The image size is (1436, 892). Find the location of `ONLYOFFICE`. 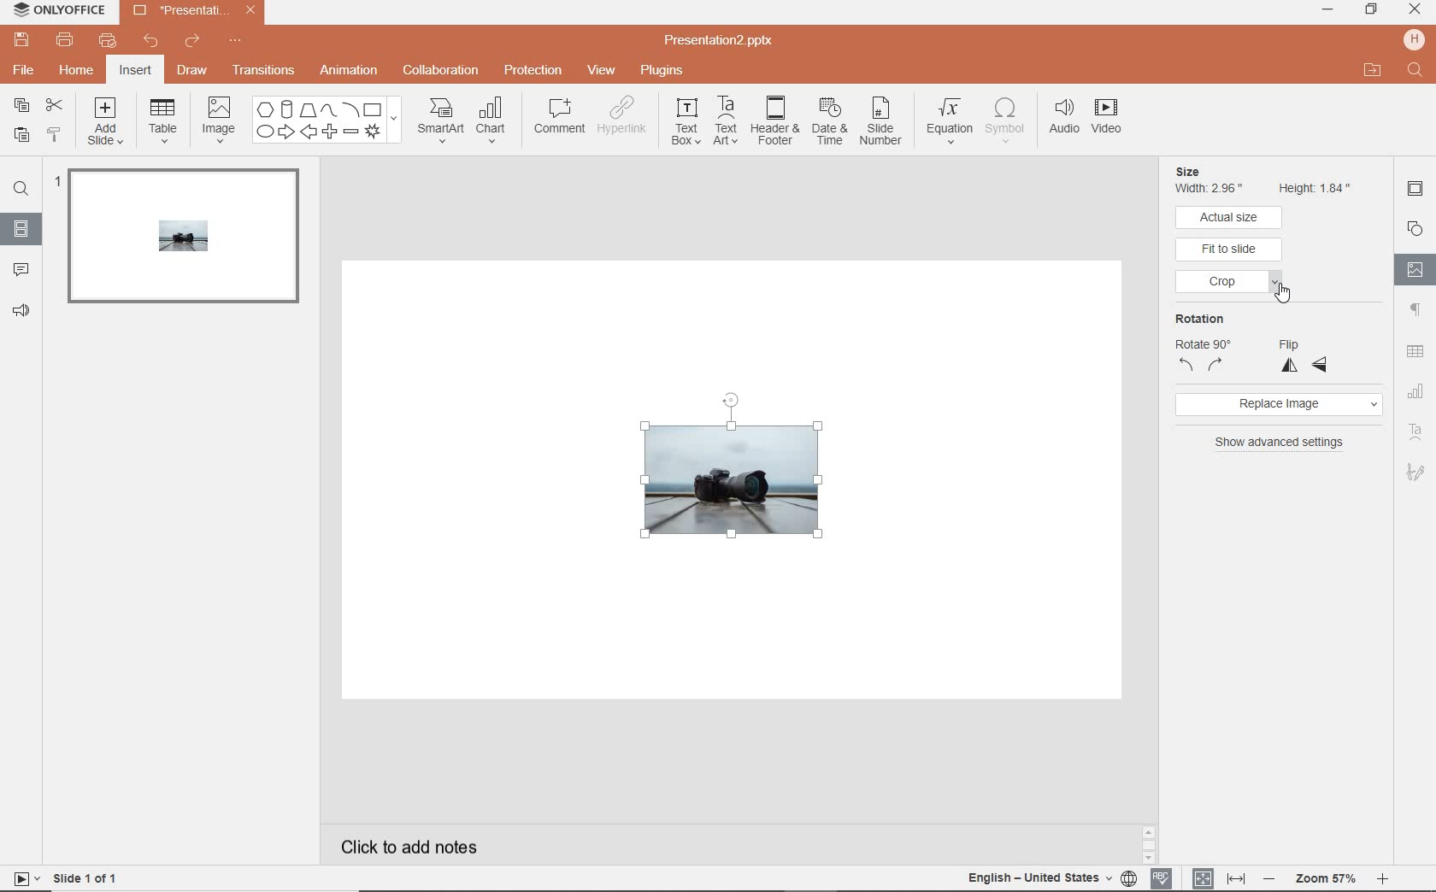

ONLYOFFICE is located at coordinates (58, 12).